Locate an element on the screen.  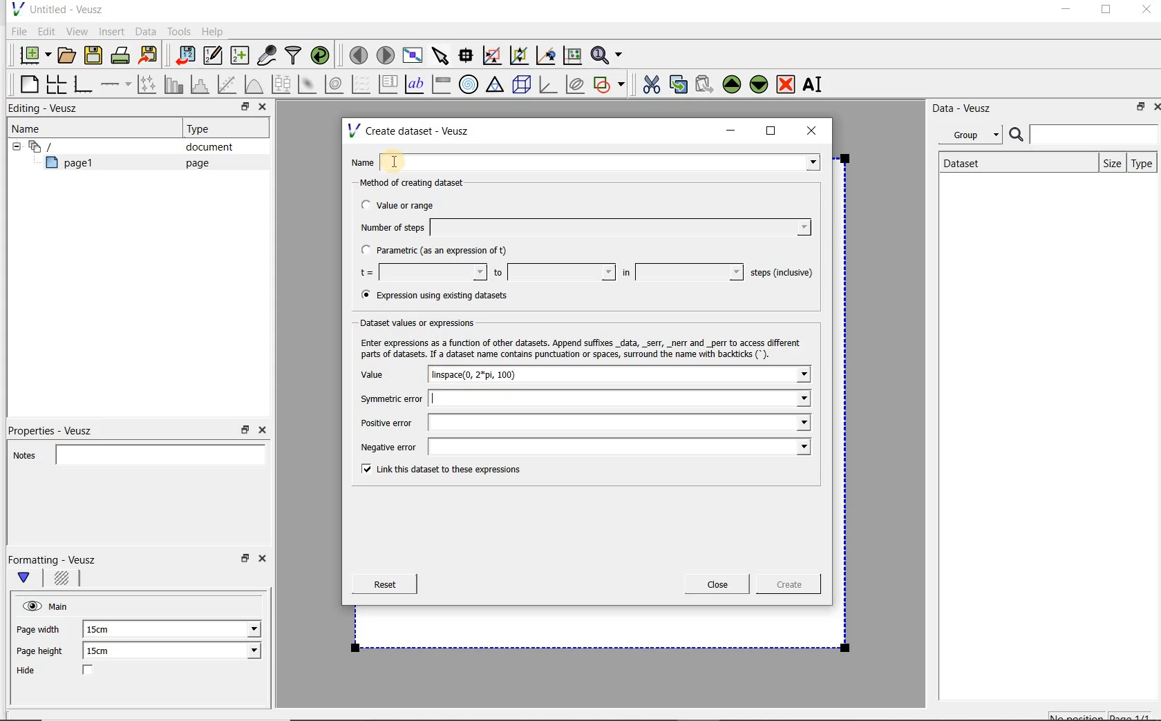
move to the next page is located at coordinates (386, 55).